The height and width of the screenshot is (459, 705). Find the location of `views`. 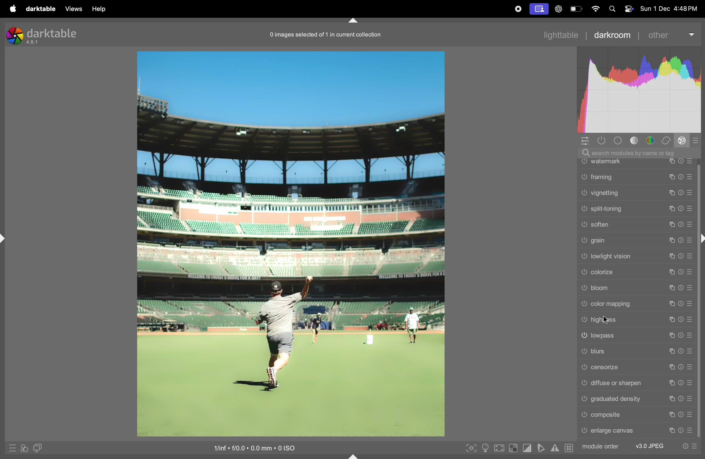

views is located at coordinates (73, 9).